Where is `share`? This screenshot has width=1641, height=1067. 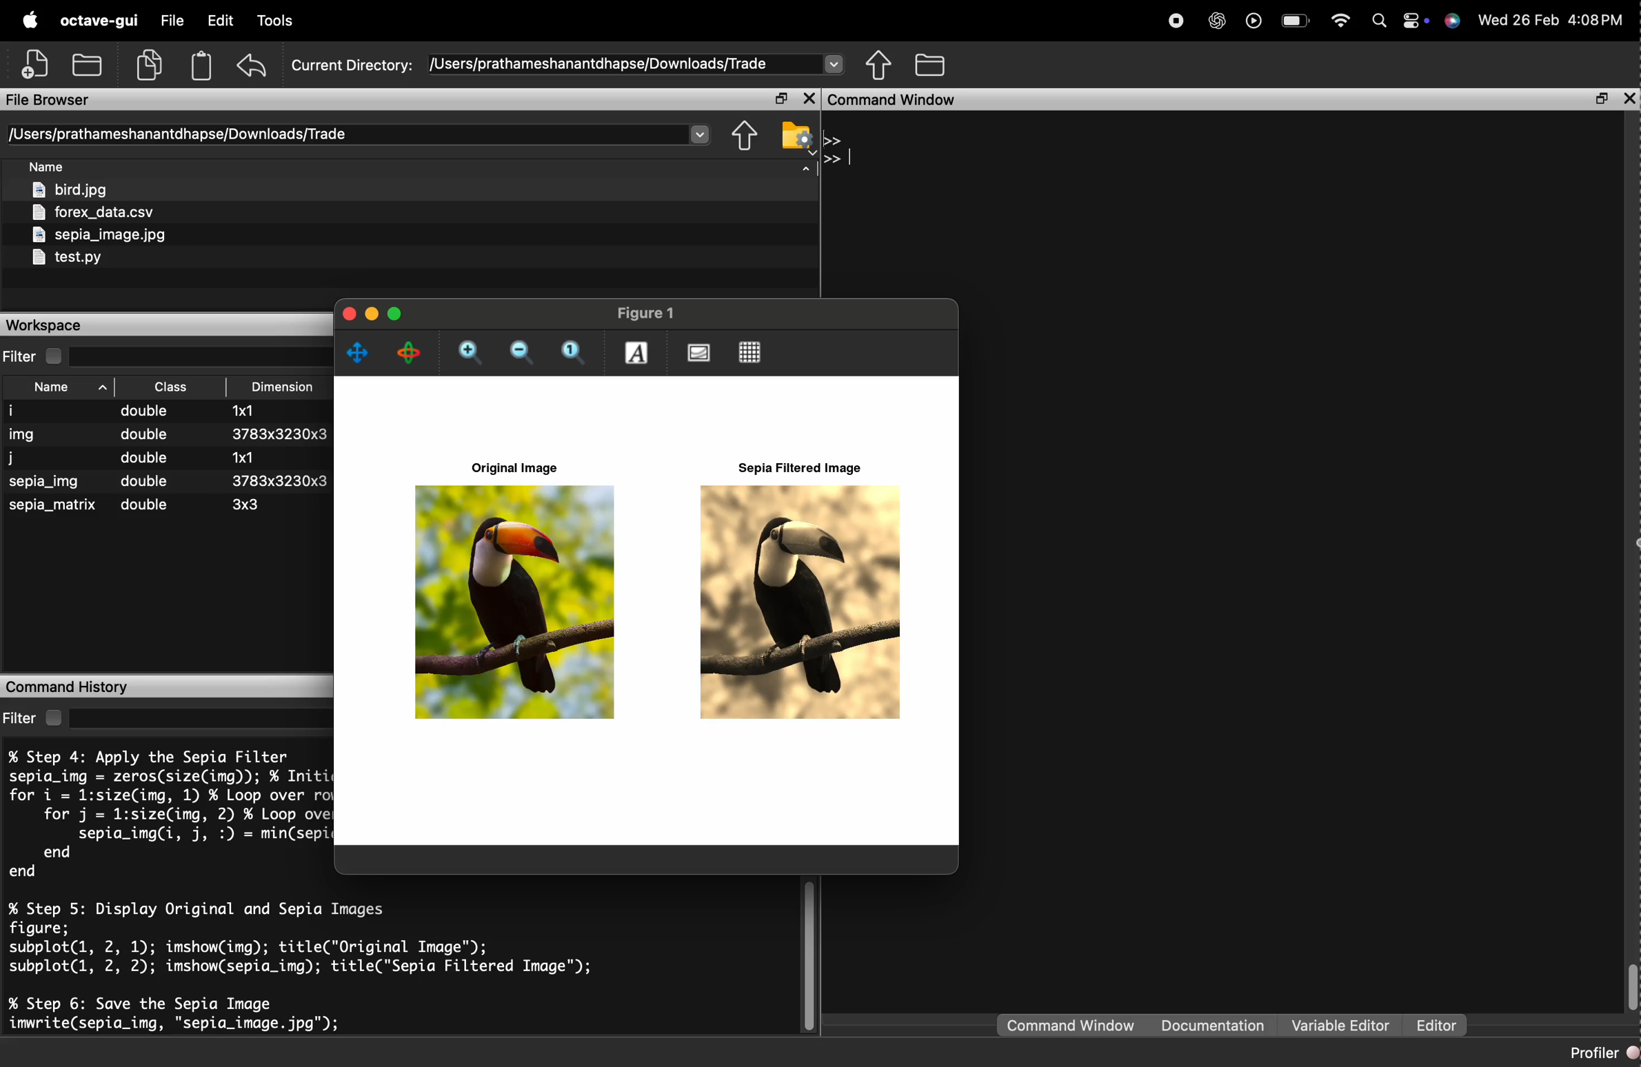 share is located at coordinates (878, 63).